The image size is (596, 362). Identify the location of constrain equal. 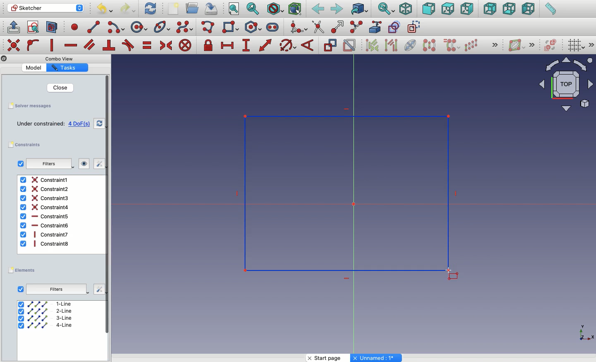
(147, 45).